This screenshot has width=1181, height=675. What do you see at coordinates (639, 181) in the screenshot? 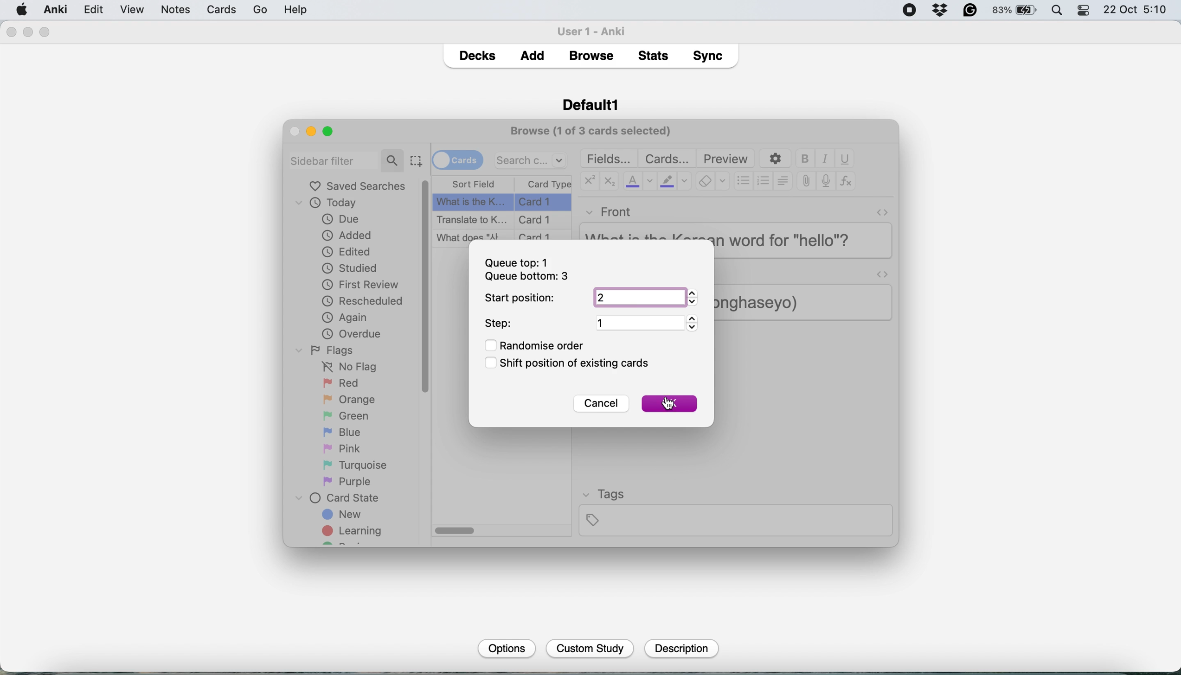
I see `text color` at bounding box center [639, 181].